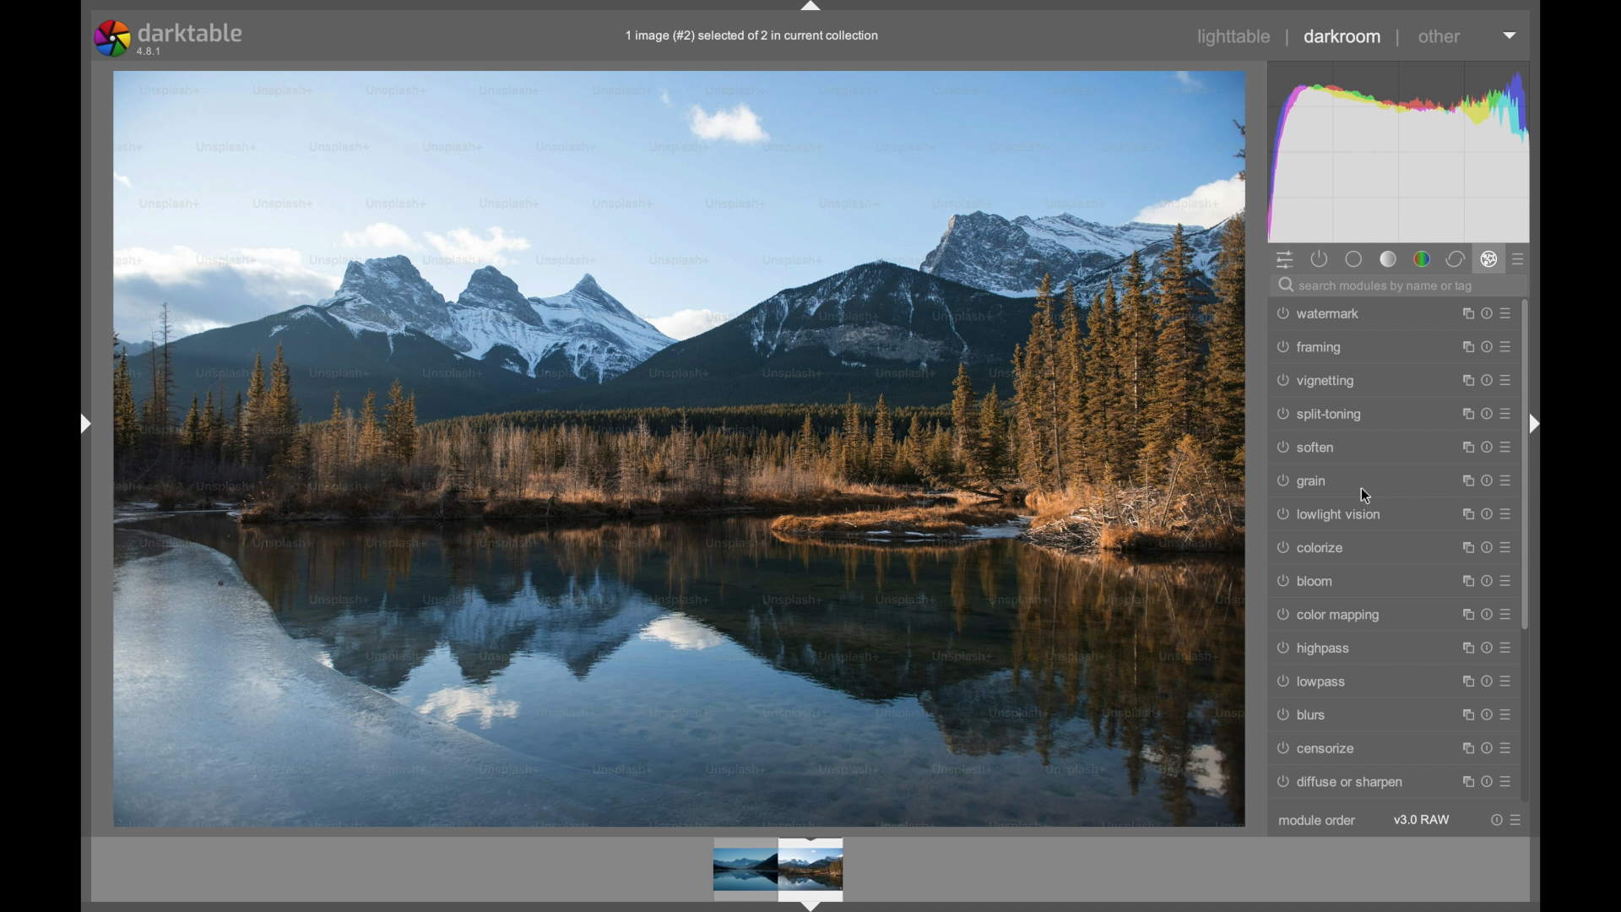  I want to click on grain, so click(1304, 481).